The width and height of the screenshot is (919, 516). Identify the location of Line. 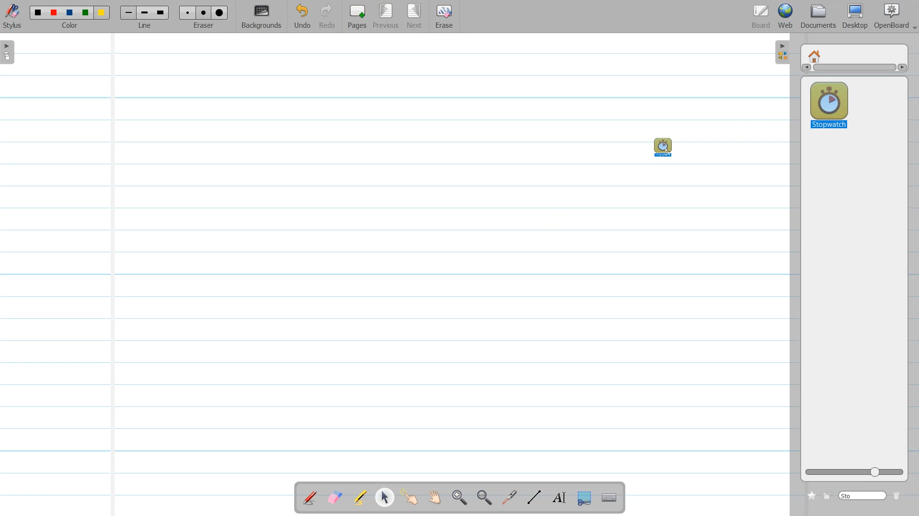
(145, 17).